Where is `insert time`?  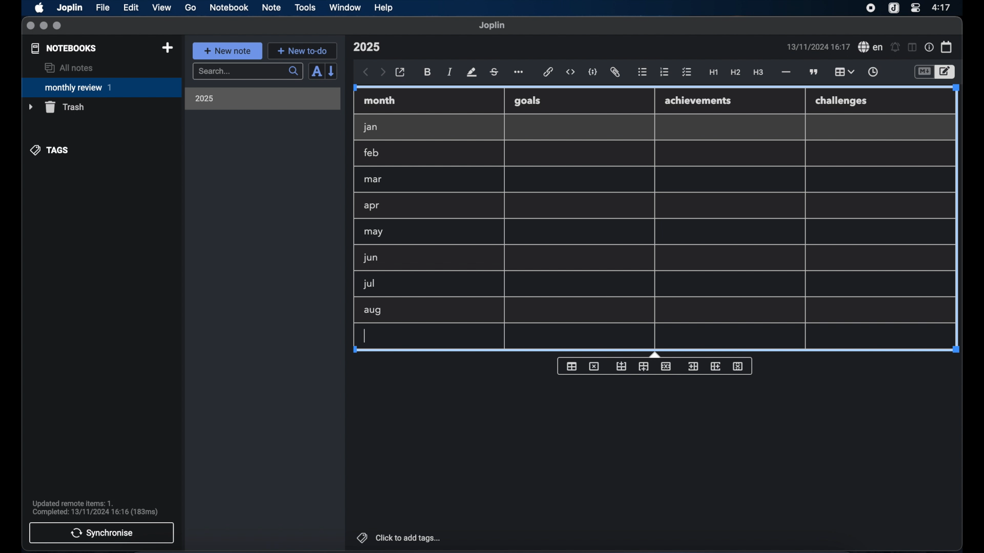 insert time is located at coordinates (873, 72).